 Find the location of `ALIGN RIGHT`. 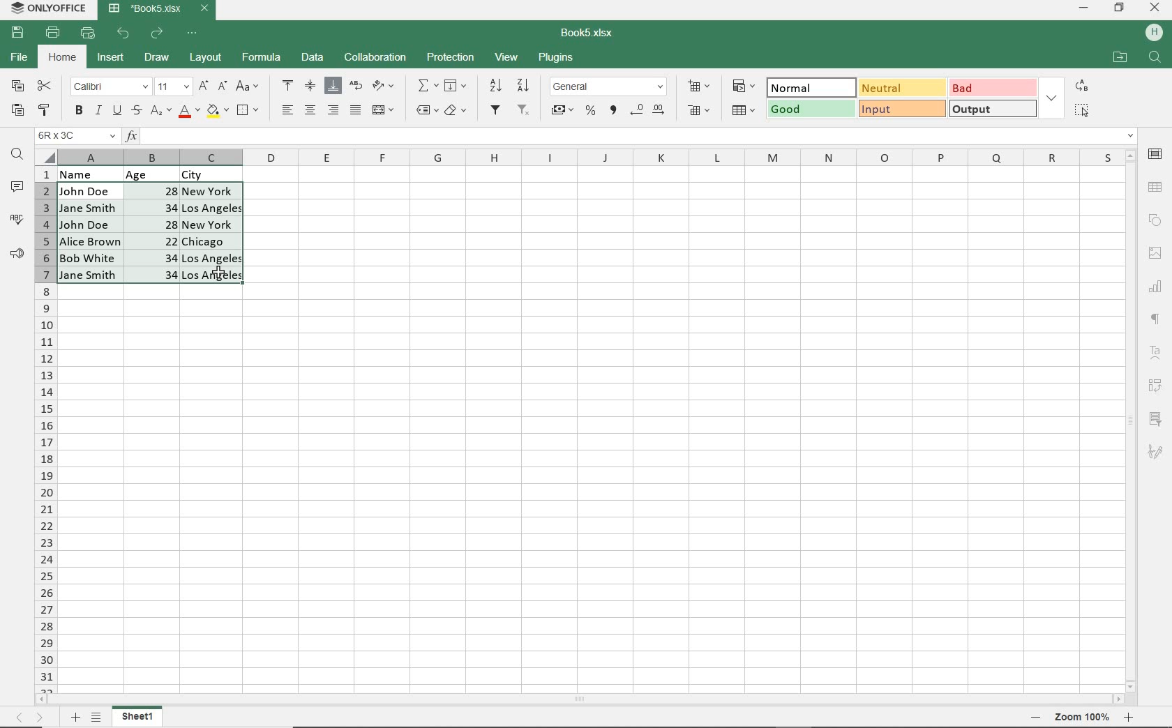

ALIGN RIGHT is located at coordinates (333, 109).